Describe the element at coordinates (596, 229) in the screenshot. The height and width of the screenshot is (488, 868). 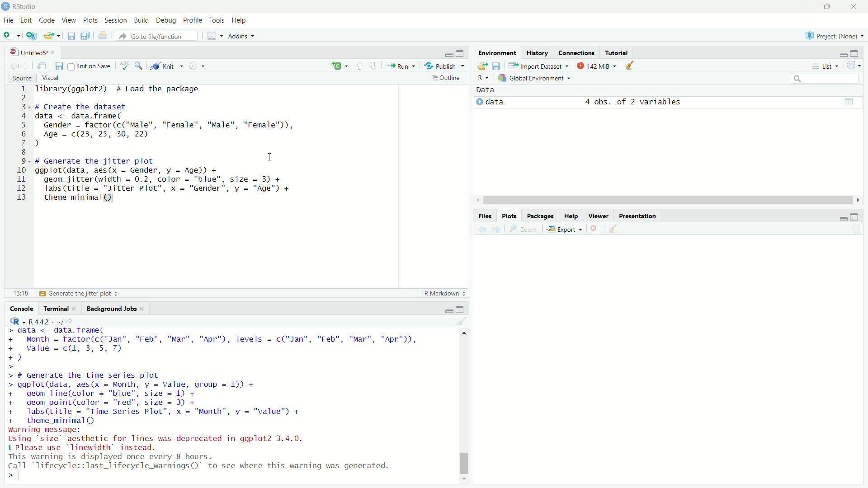
I see `remove the current plot` at that location.